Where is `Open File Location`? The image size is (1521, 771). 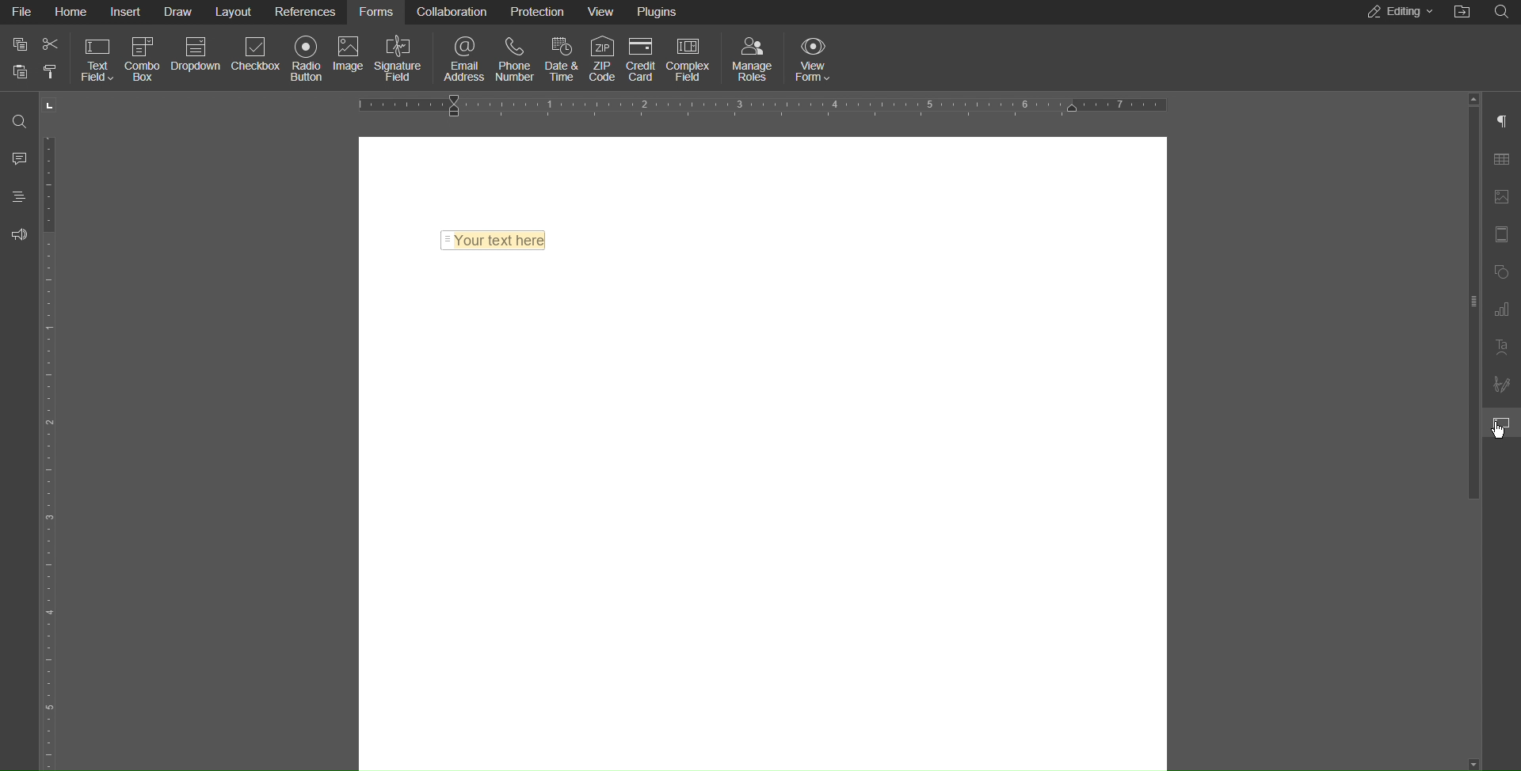
Open File Location is located at coordinates (1463, 13).